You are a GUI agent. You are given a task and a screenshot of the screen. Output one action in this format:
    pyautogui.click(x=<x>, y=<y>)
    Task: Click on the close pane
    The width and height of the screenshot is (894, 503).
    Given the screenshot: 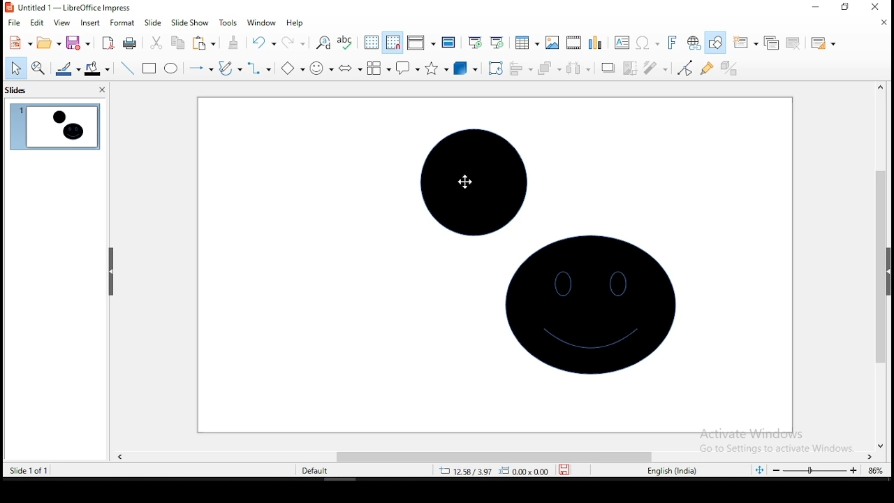 What is the action you would take?
    pyautogui.click(x=101, y=91)
    